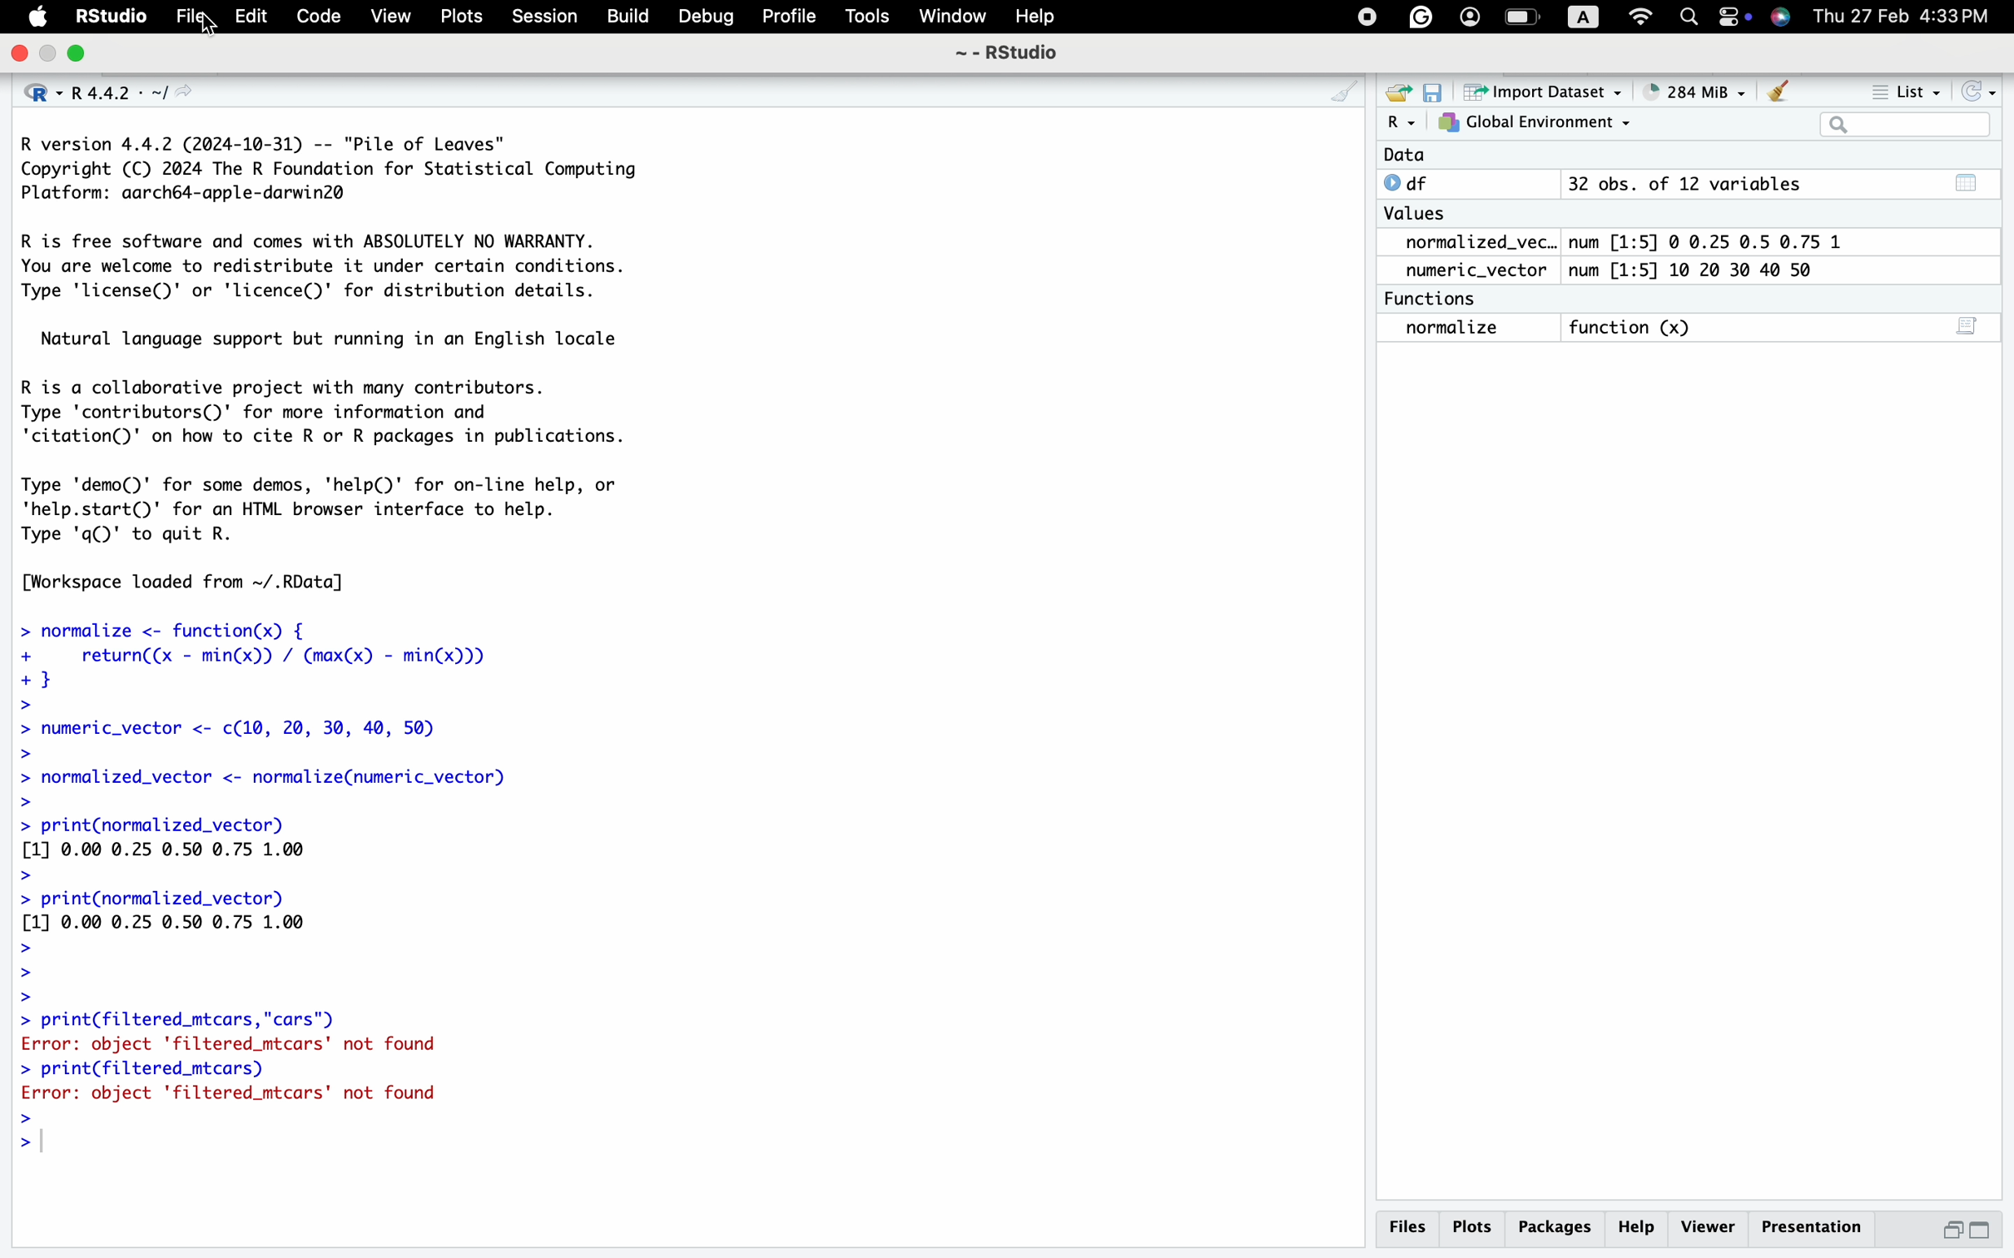 The image size is (2014, 1258). What do you see at coordinates (1363, 14) in the screenshot?
I see `PAUSE` at bounding box center [1363, 14].